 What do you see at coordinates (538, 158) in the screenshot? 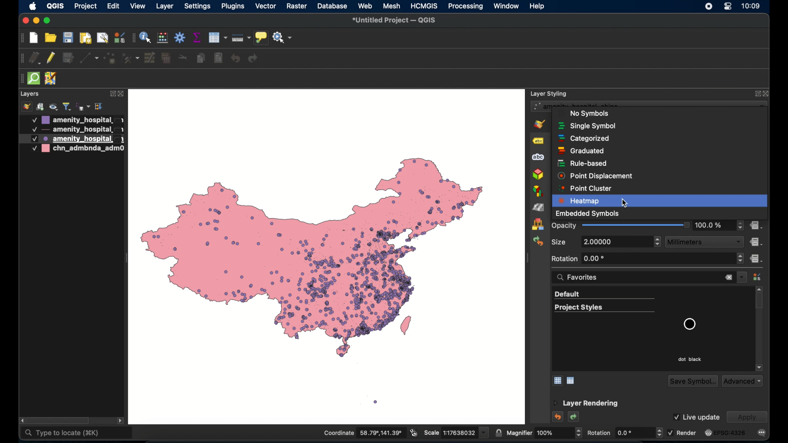
I see `masks` at bounding box center [538, 158].